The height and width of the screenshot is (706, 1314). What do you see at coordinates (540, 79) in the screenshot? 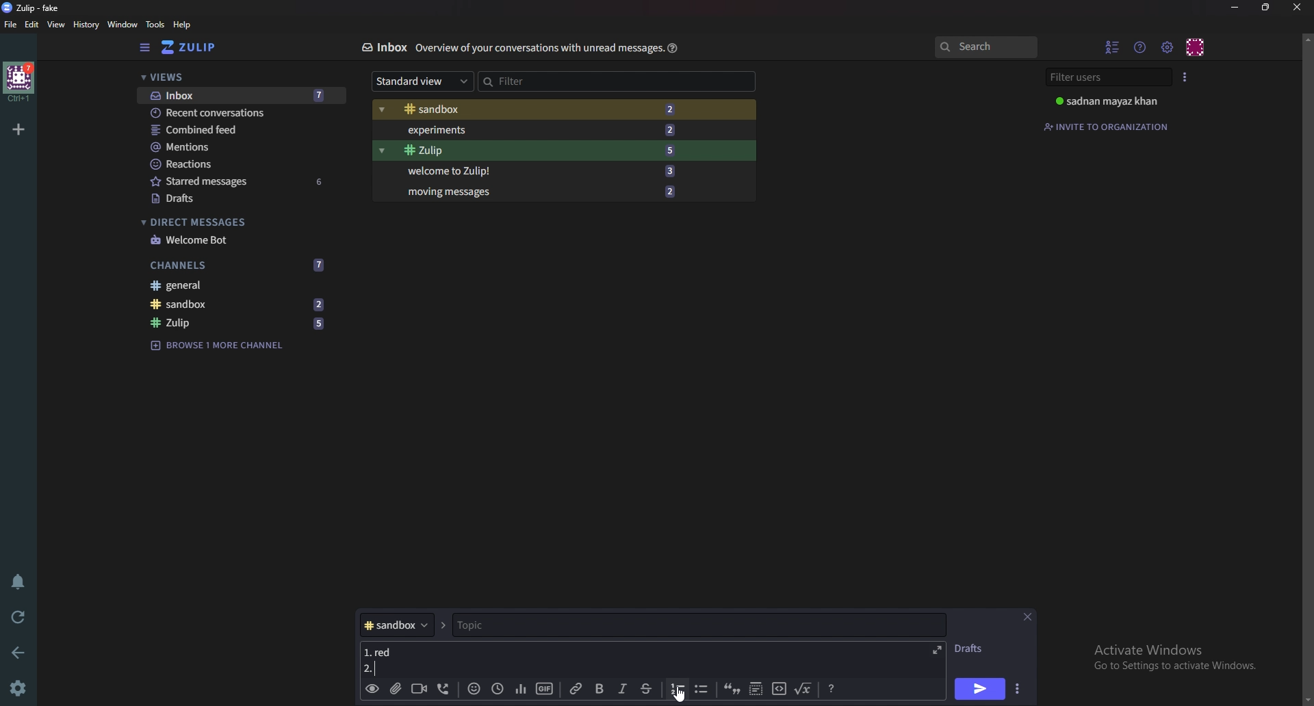
I see `Filter` at bounding box center [540, 79].